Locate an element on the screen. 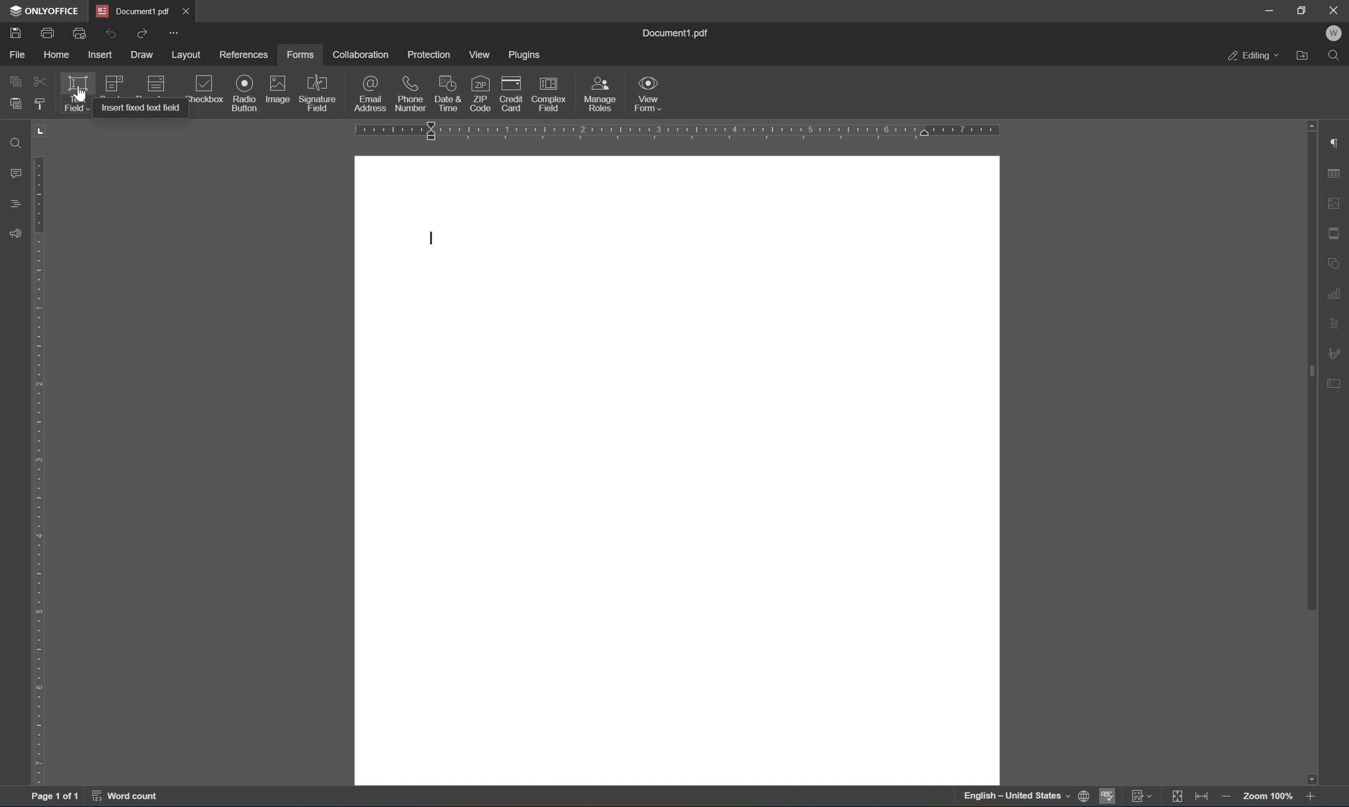 The image size is (1349, 807). headings is located at coordinates (13, 204).